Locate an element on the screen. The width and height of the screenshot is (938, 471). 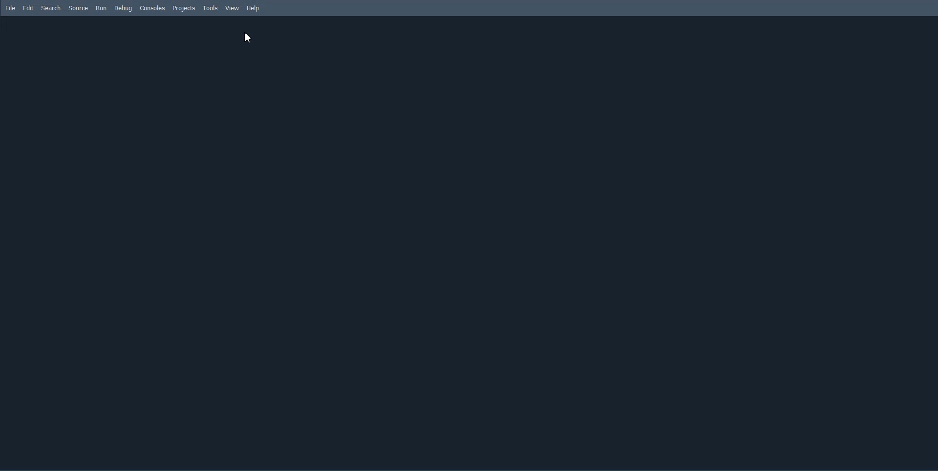
Default Start Pane is located at coordinates (466, 241).